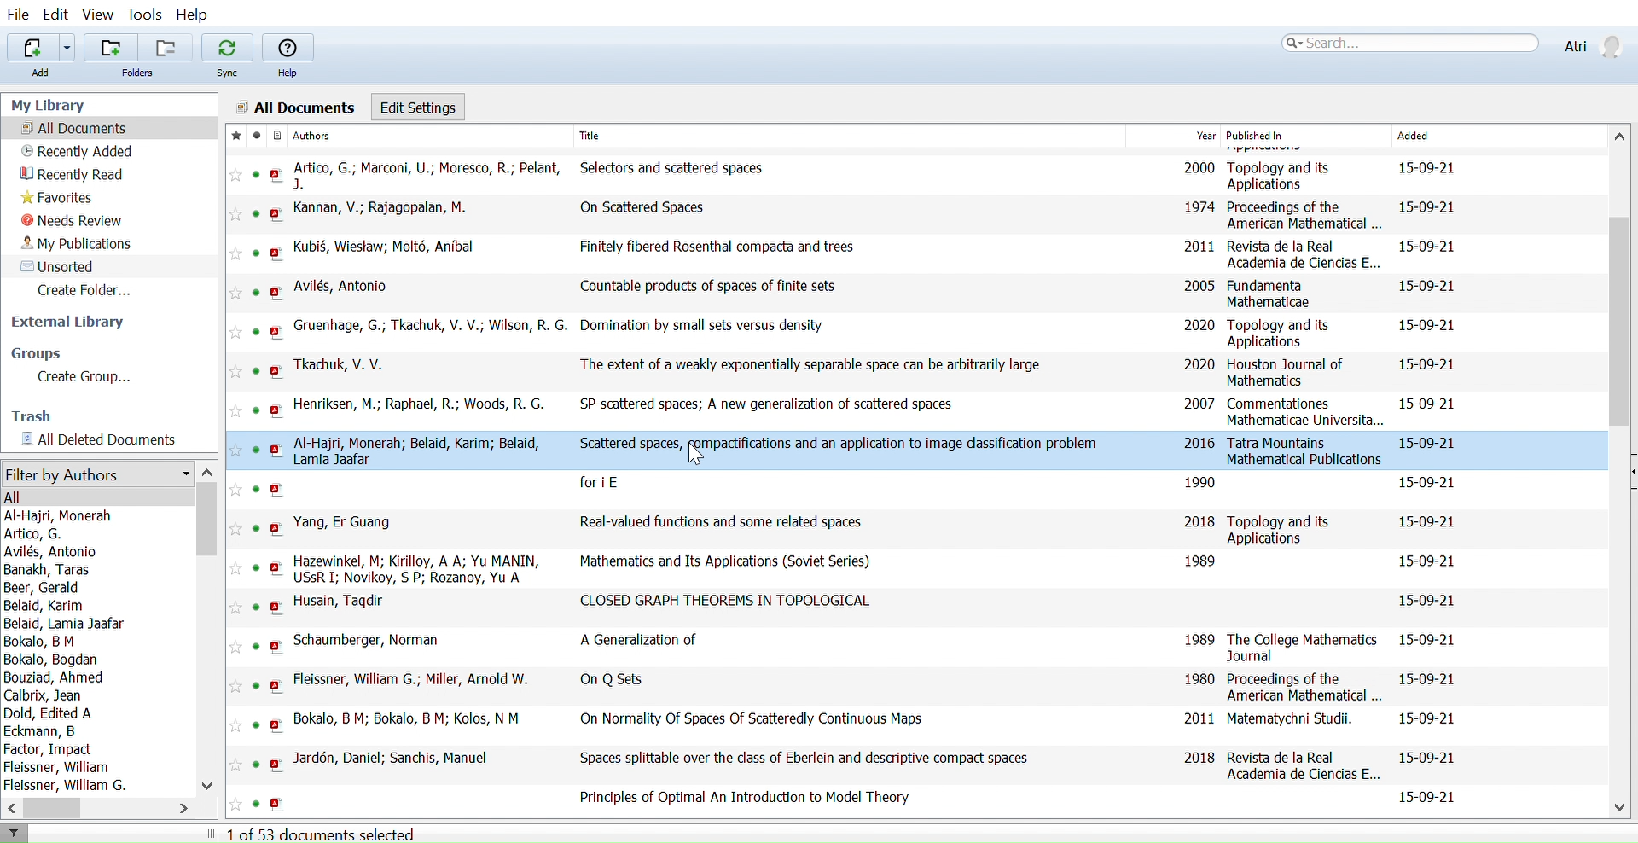  What do you see at coordinates (55, 551) in the screenshot?
I see `Aviles, Antonio` at bounding box center [55, 551].